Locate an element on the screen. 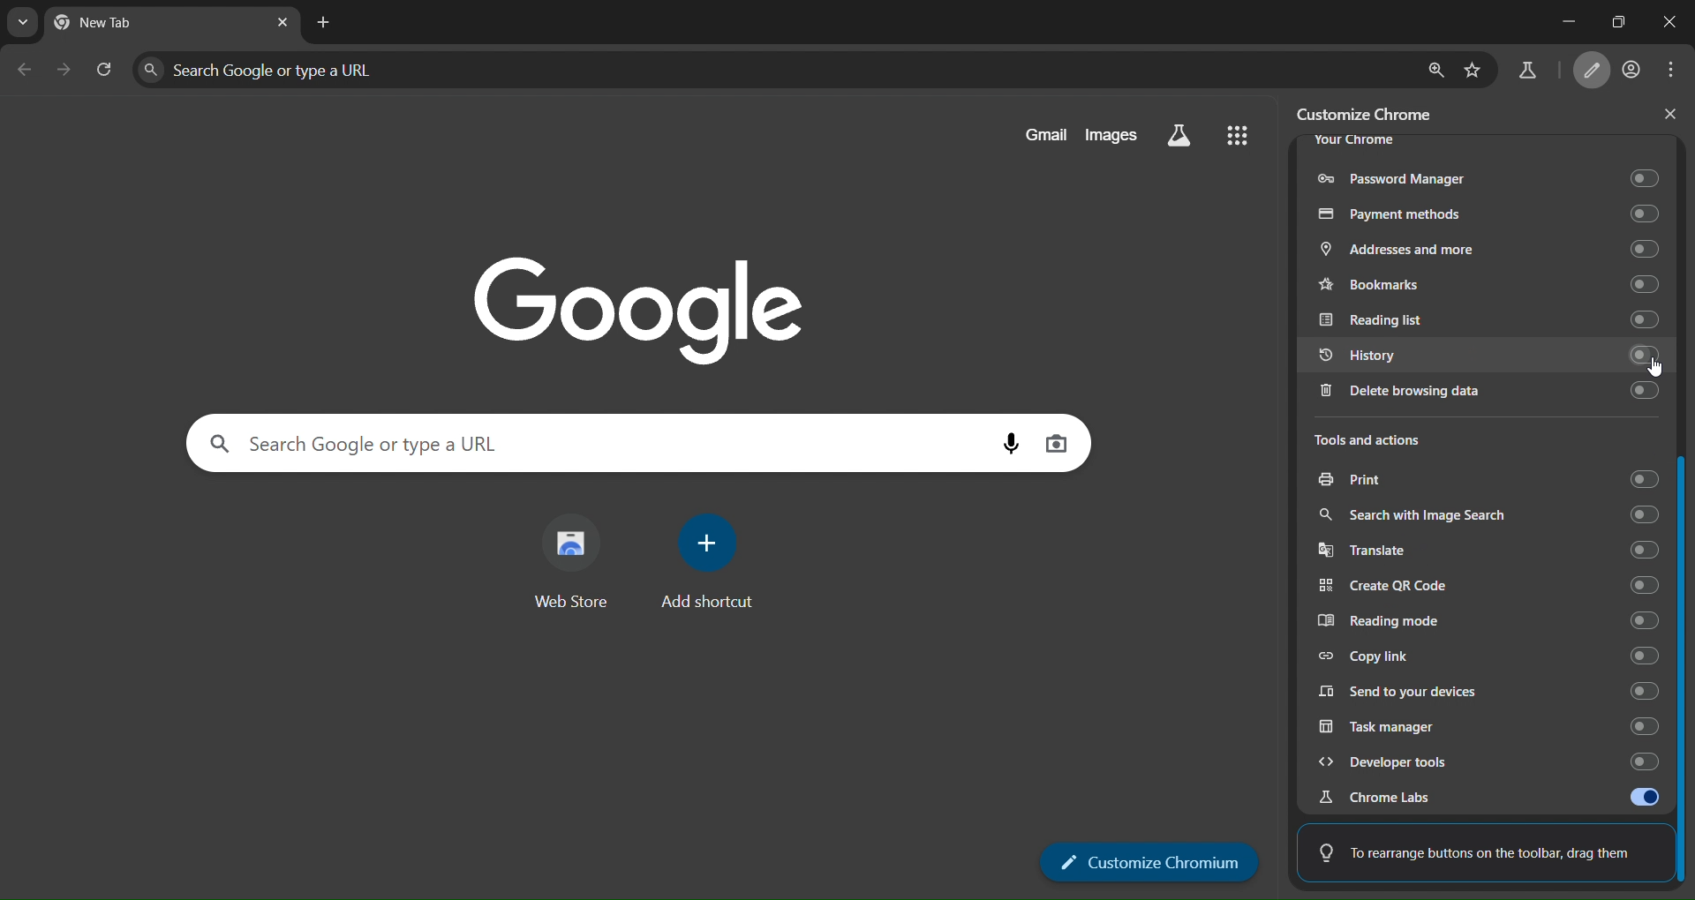 This screenshot has width=1695, height=900. close tab is located at coordinates (282, 22).